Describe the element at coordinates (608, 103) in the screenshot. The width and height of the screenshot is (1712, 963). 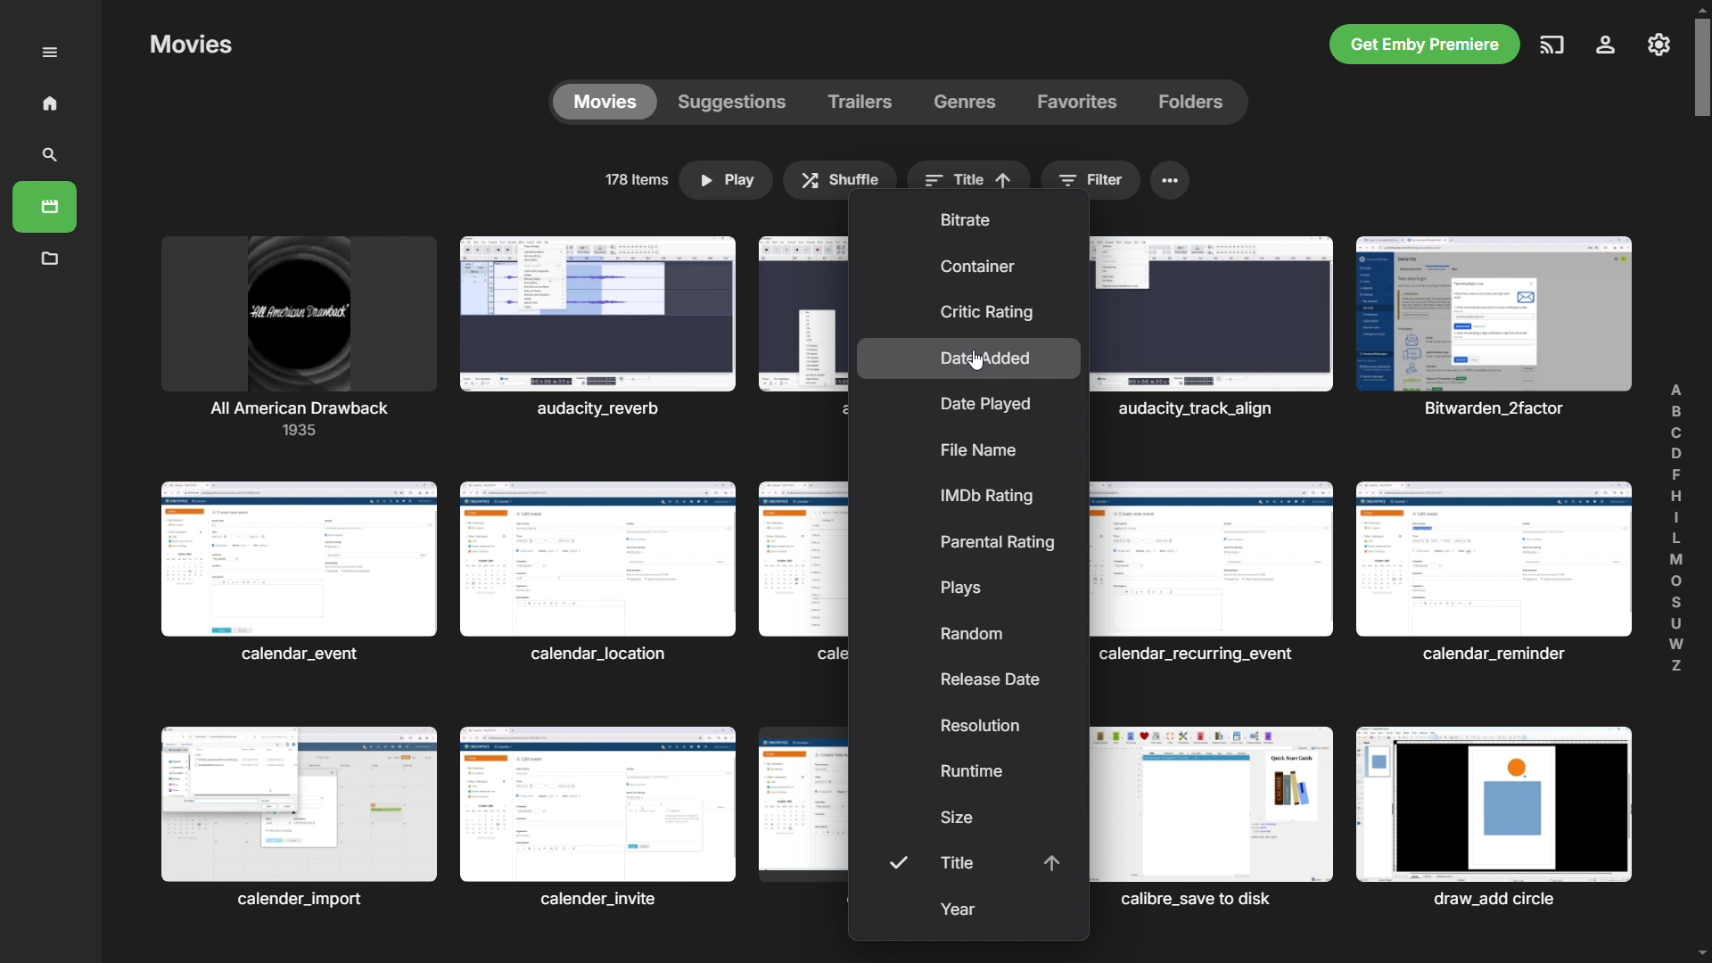
I see `movies` at that location.